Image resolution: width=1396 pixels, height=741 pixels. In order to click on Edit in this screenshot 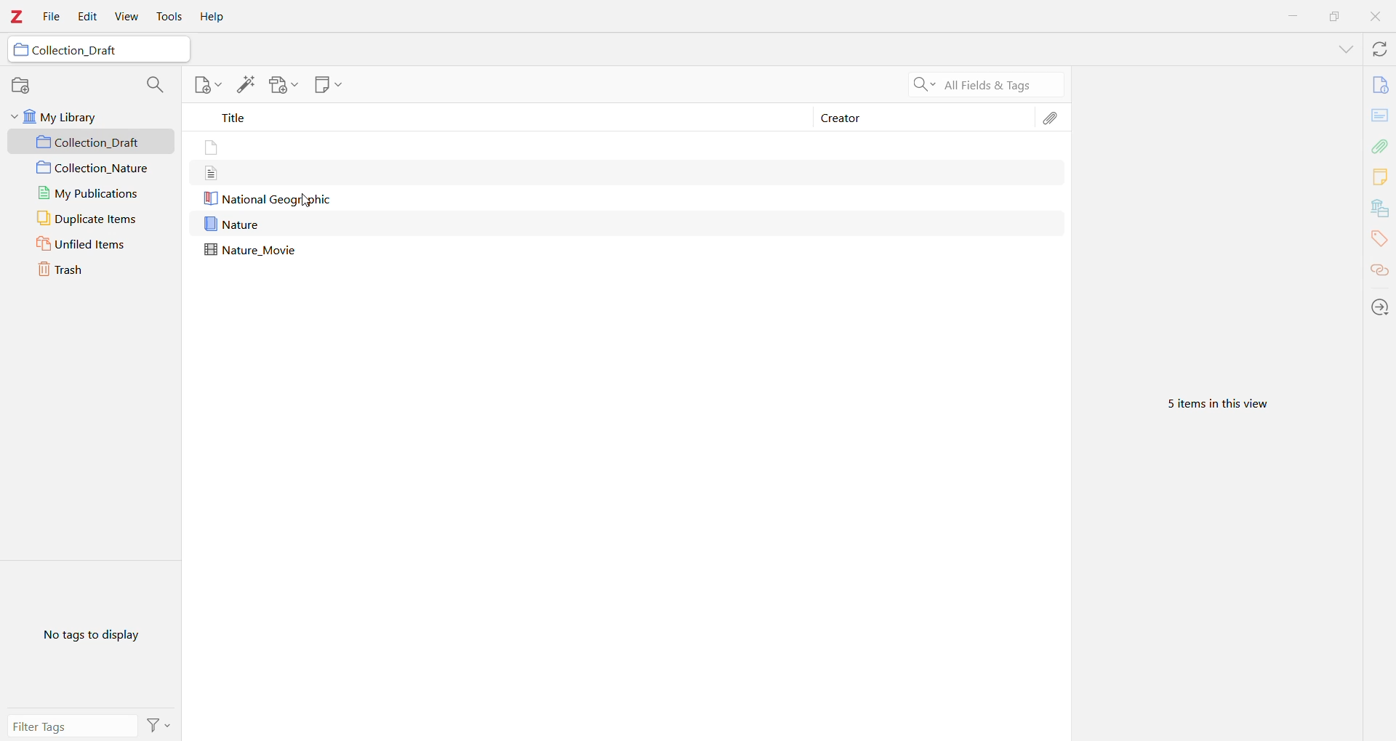, I will do `click(87, 17)`.